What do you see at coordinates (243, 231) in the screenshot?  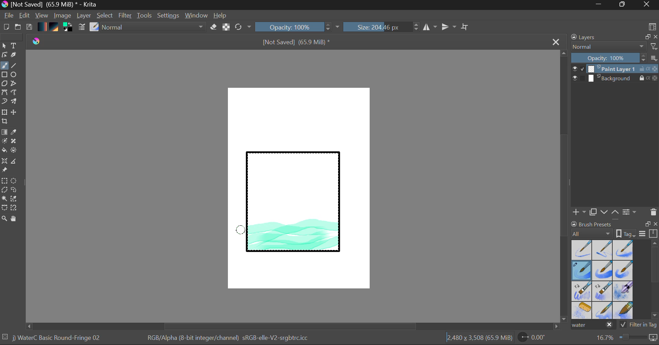 I see `MOUSE_UP Stroke 5` at bounding box center [243, 231].